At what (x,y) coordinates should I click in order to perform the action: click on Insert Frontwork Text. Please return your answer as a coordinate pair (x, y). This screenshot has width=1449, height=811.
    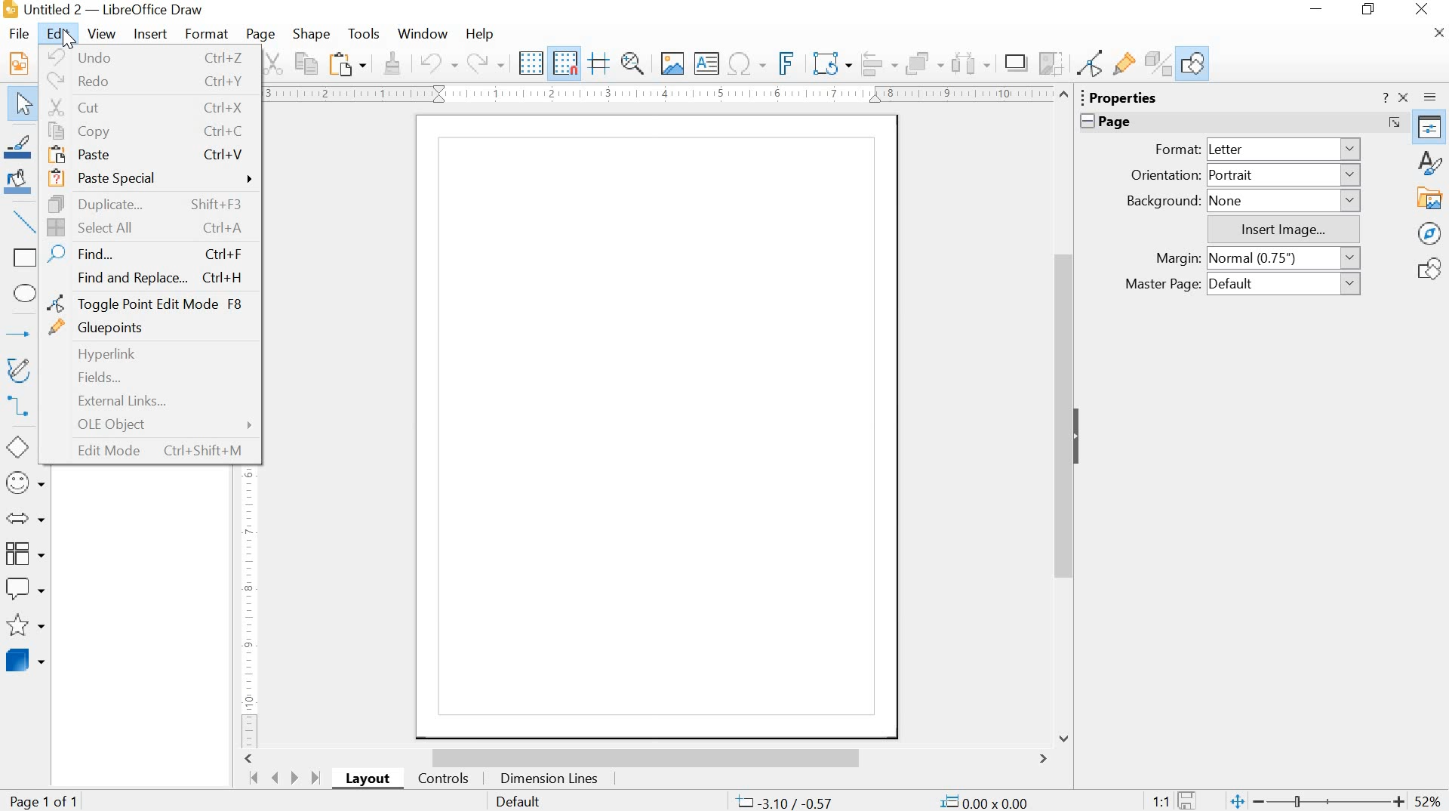
    Looking at the image, I should click on (783, 62).